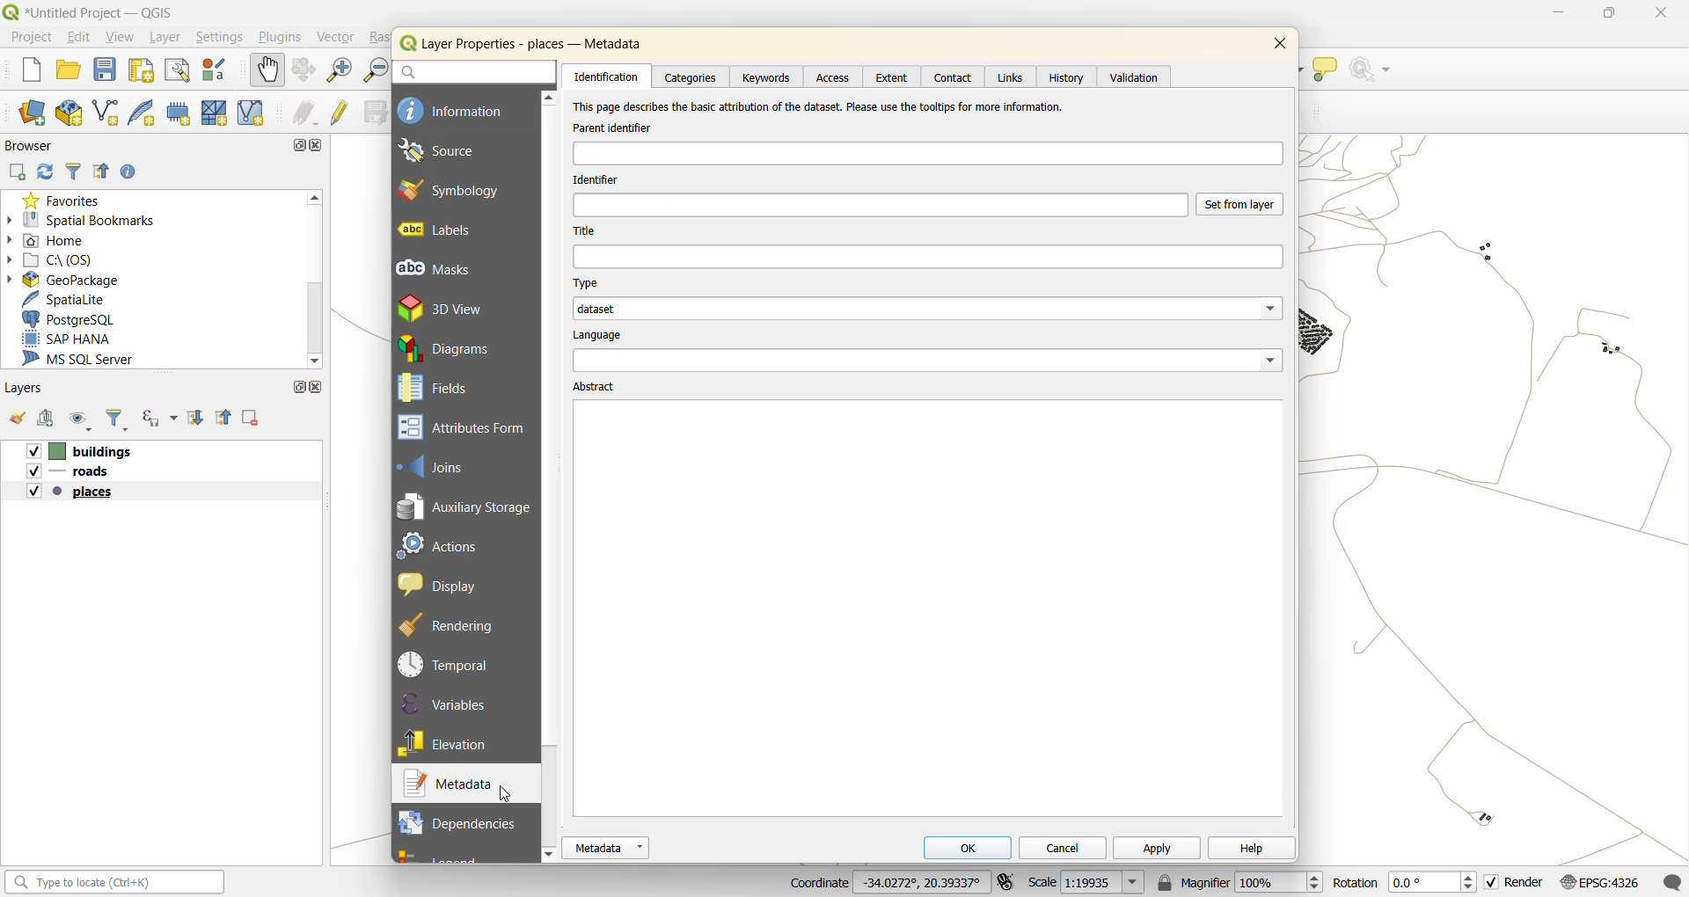  I want to click on information, so click(465, 109).